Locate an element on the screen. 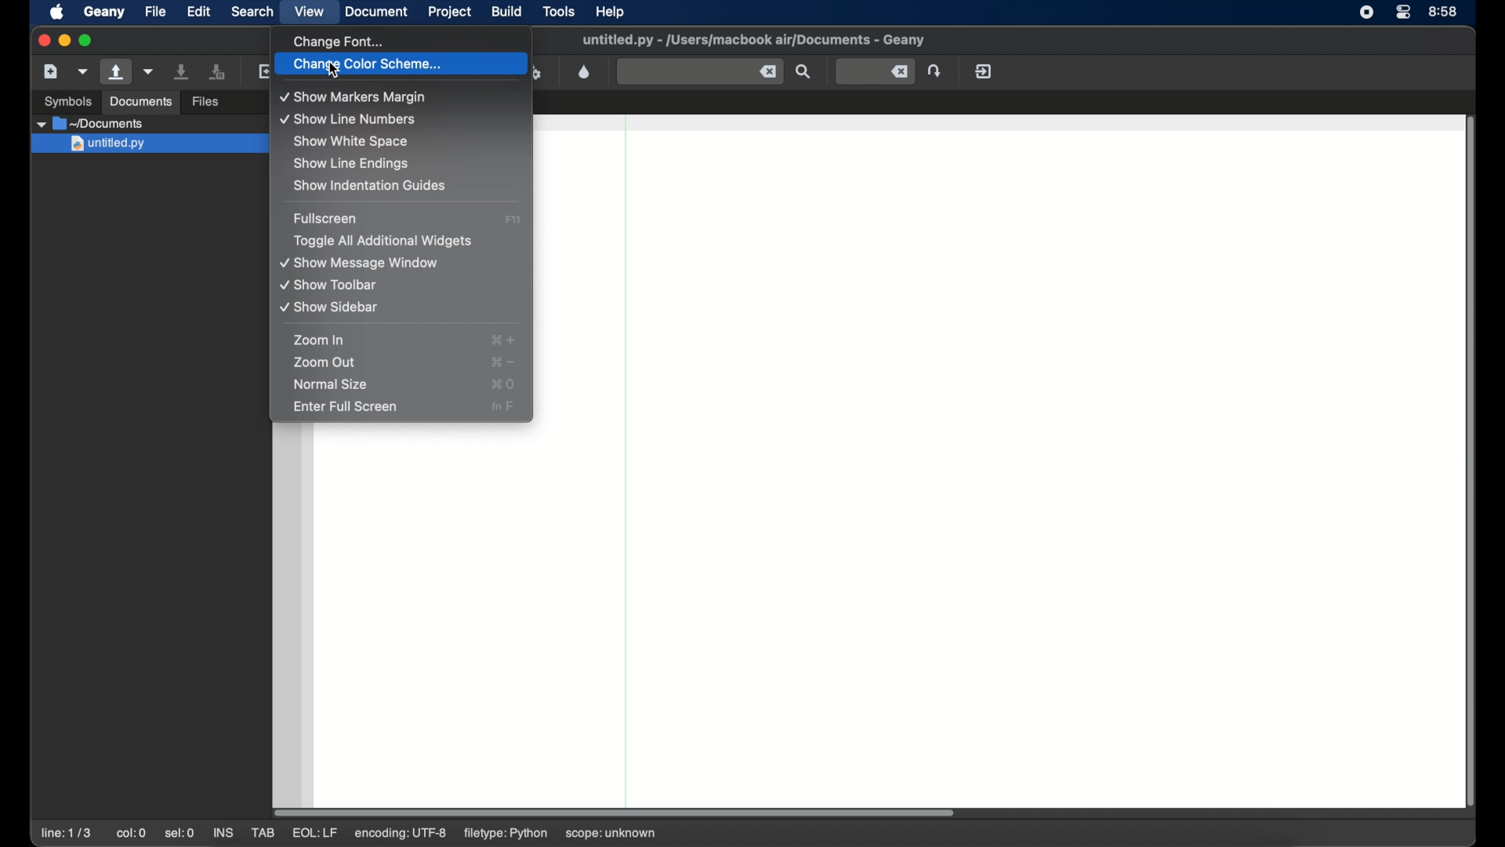  line: 1/3 is located at coordinates (67, 834).